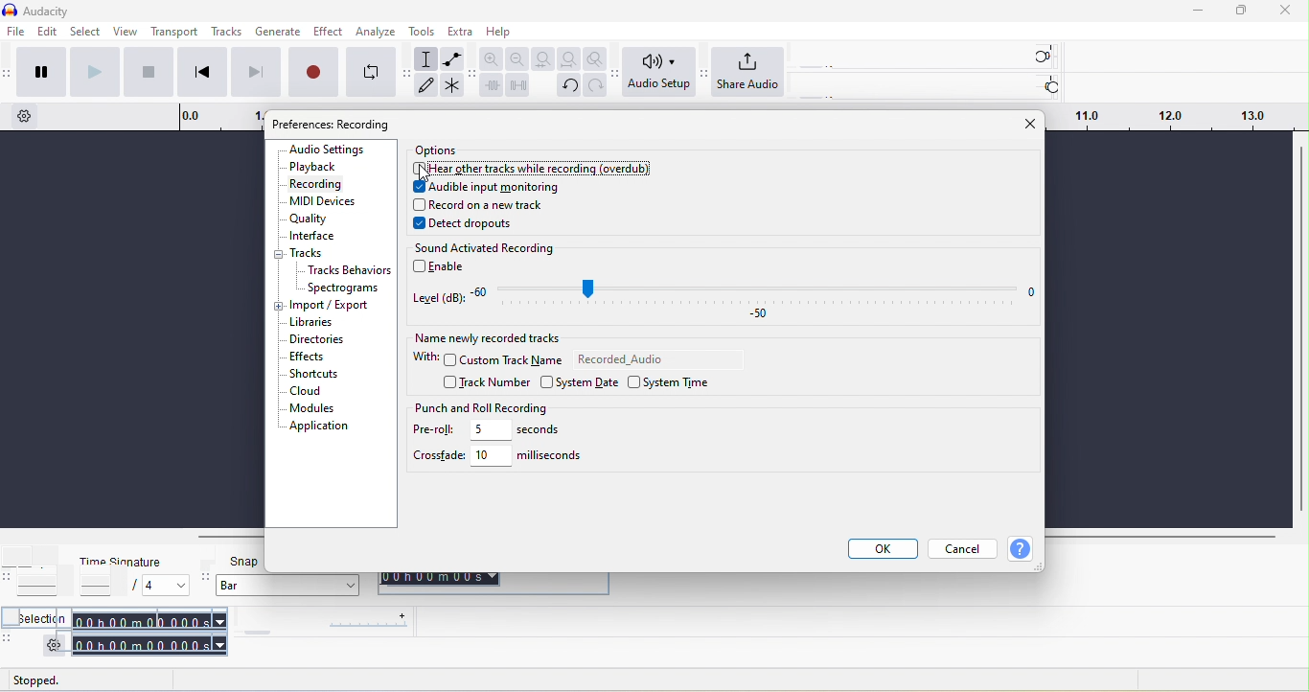 The width and height of the screenshot is (1309, 692). What do you see at coordinates (55, 11) in the screenshot?
I see `title` at bounding box center [55, 11].